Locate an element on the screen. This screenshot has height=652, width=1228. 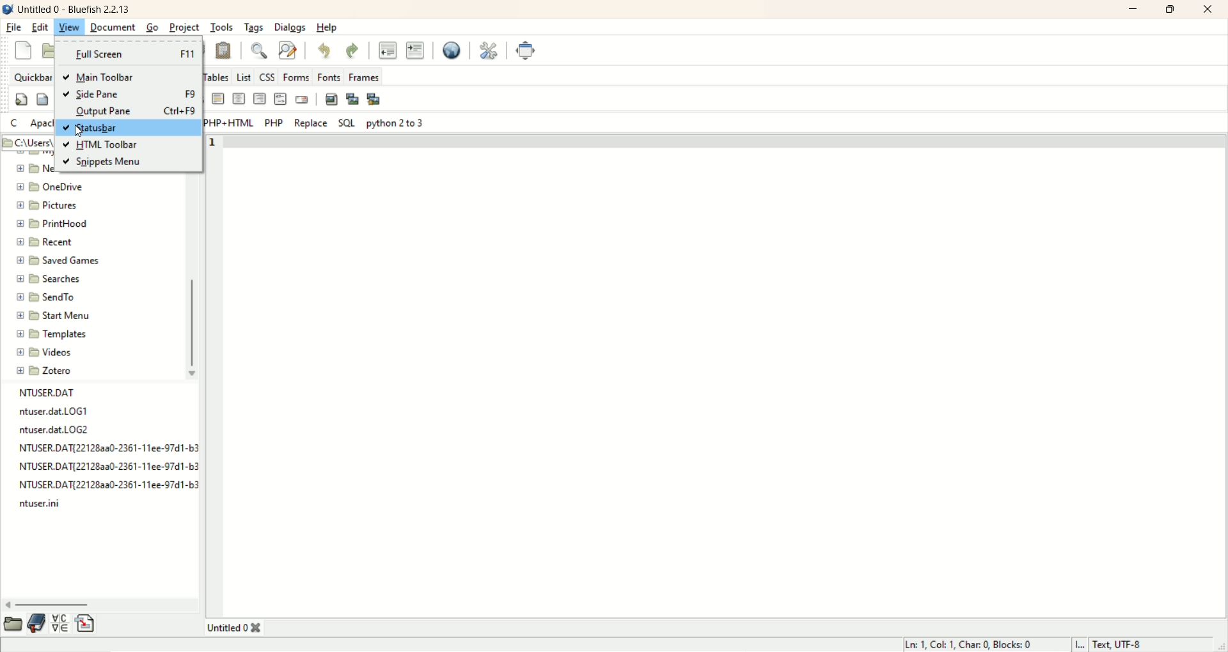
file is located at coordinates (86, 393).